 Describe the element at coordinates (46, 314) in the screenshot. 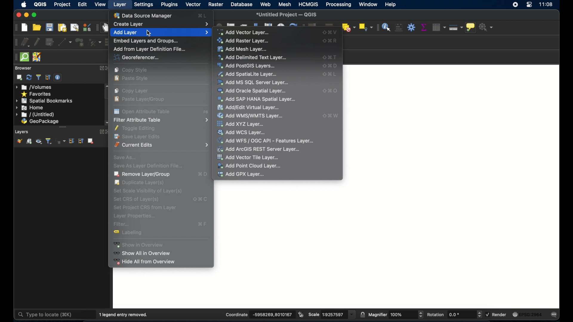

I see `type to locate` at that location.